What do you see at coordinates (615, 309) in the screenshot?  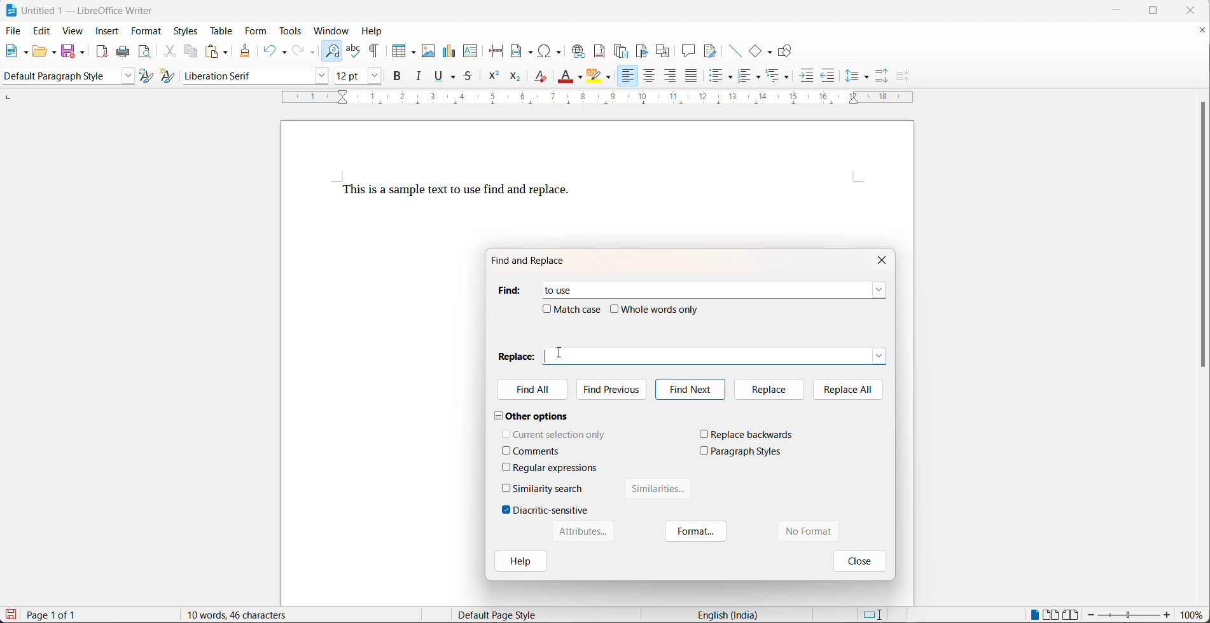 I see `checkbox` at bounding box center [615, 309].